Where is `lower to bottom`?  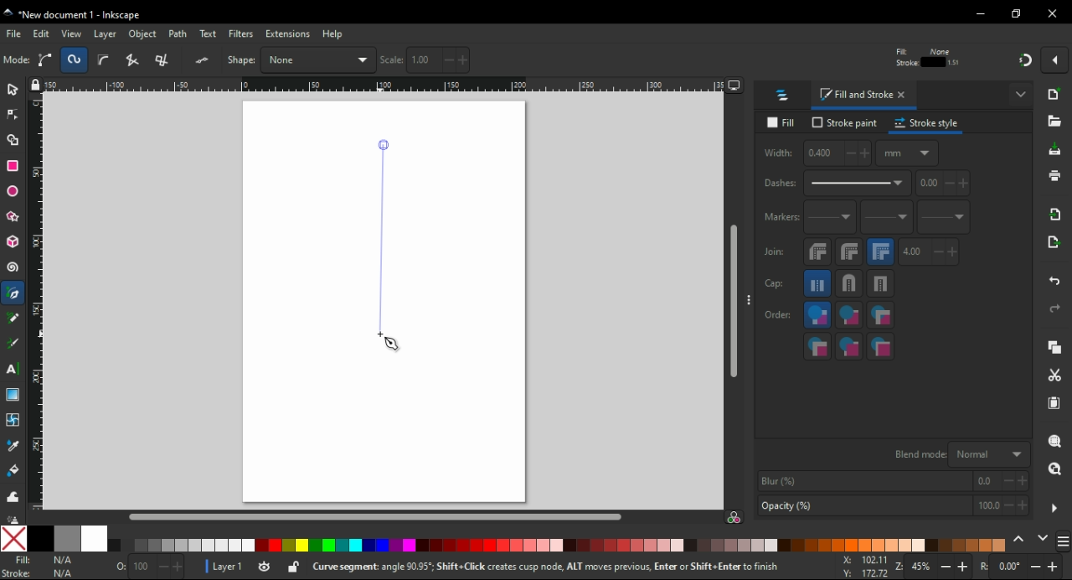 lower to bottom is located at coordinates (360, 60).